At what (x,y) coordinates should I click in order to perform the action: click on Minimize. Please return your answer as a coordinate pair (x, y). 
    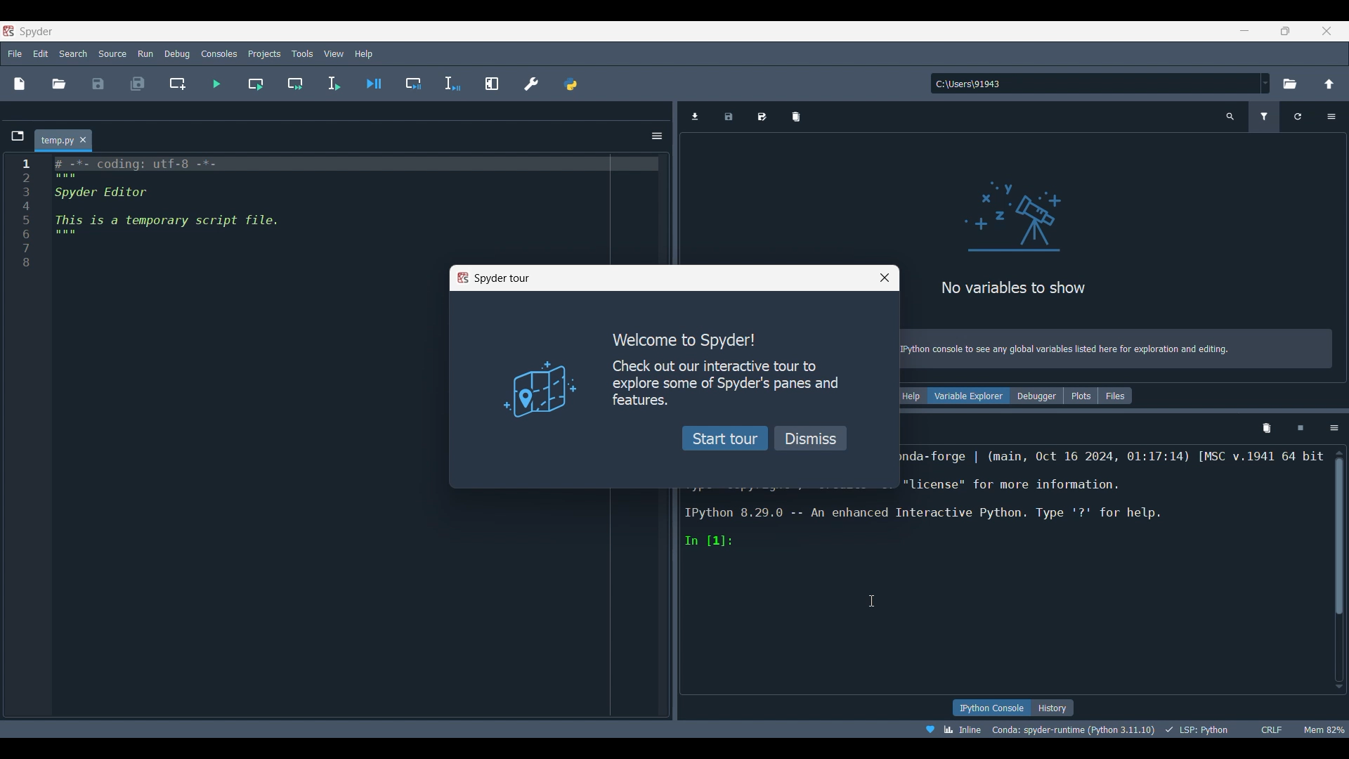
    Looking at the image, I should click on (1245, 31).